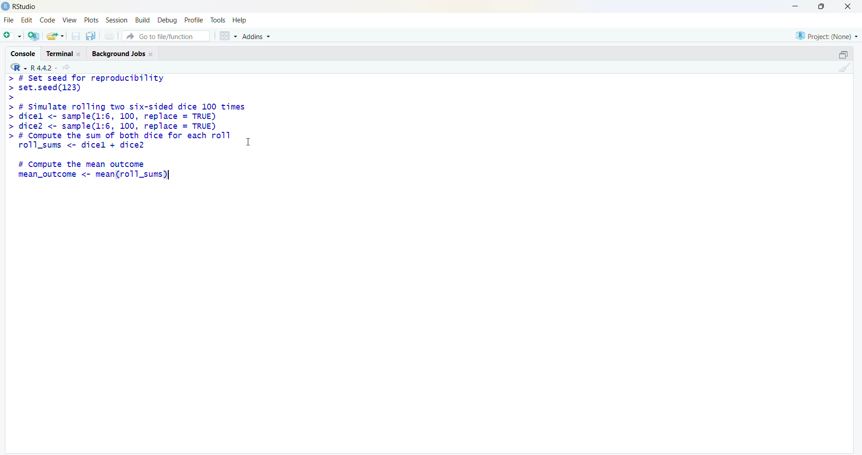 The image size is (862, 455). Describe the element at coordinates (9, 20) in the screenshot. I see `file` at that location.